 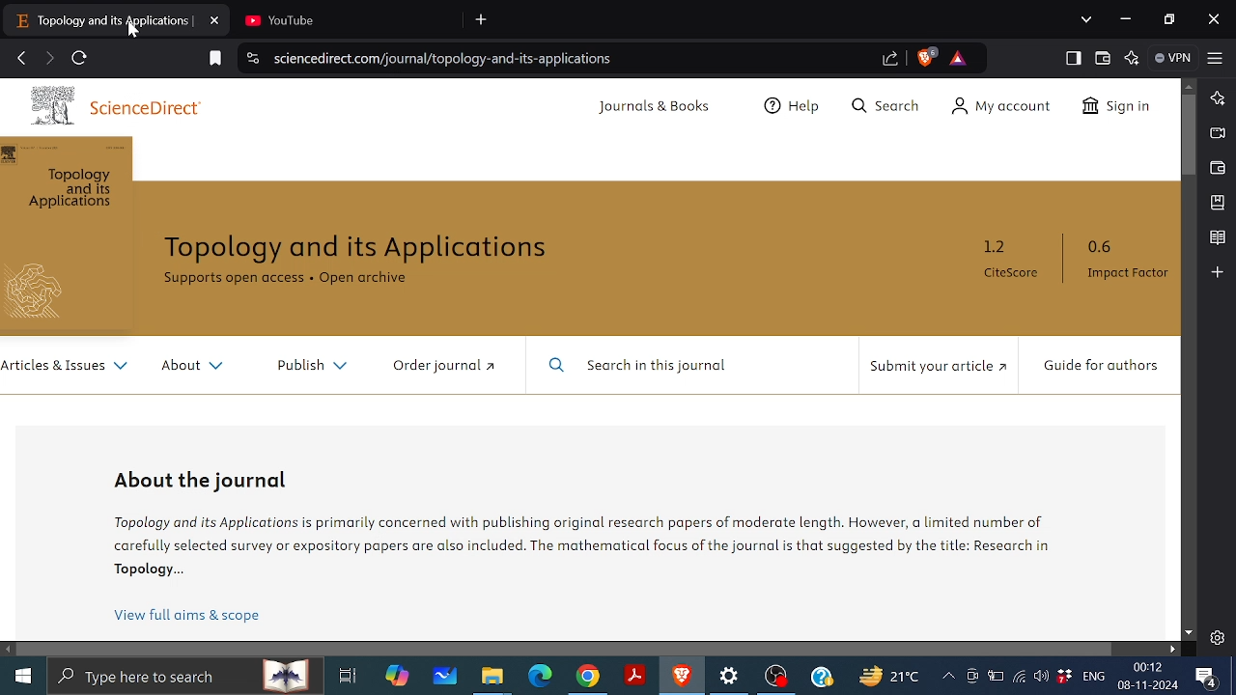 I want to click on Microsoft edge, so click(x=541, y=677).